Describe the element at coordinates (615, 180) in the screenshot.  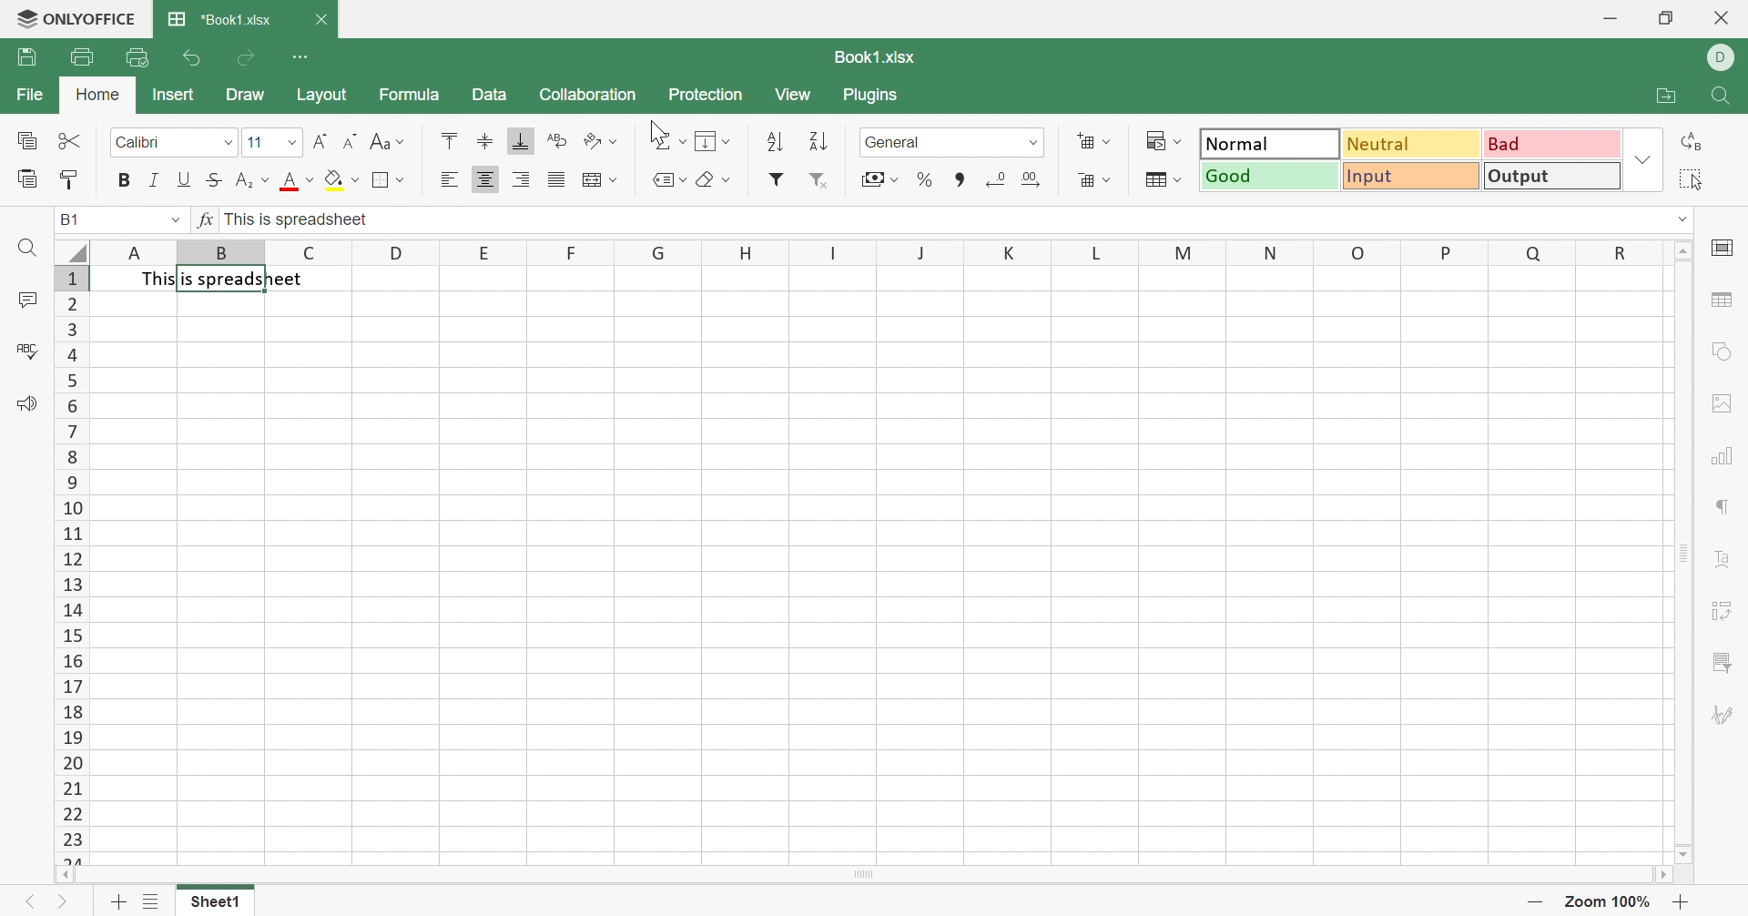
I see `Drop Down` at that location.